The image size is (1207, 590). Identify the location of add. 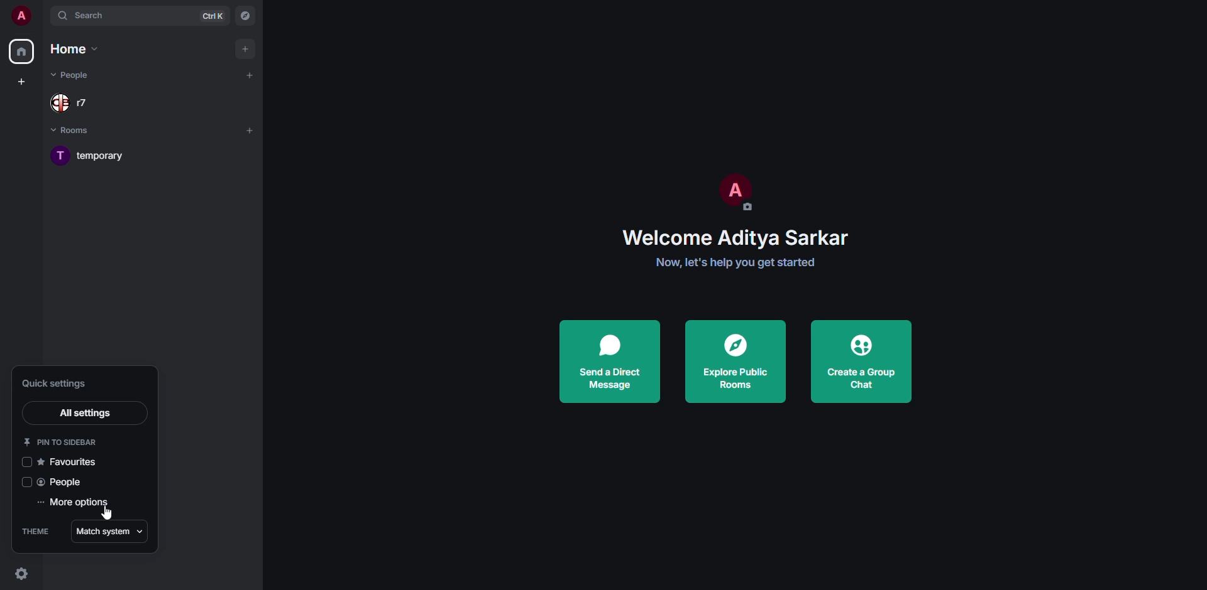
(249, 131).